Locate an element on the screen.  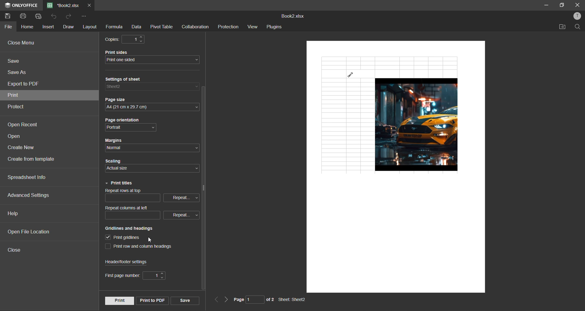
vertical scroll bar is located at coordinates (204, 188).